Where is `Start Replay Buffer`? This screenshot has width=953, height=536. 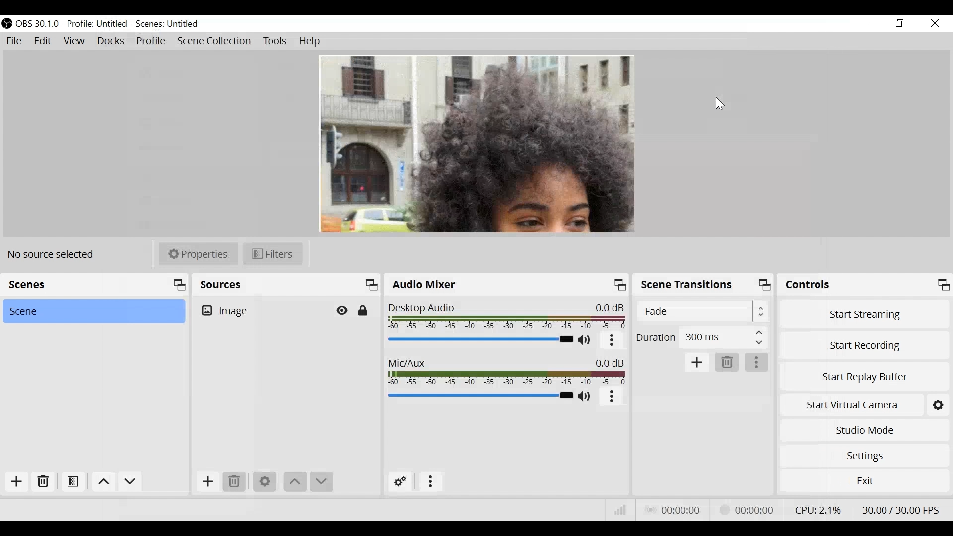 Start Replay Buffer is located at coordinates (865, 375).